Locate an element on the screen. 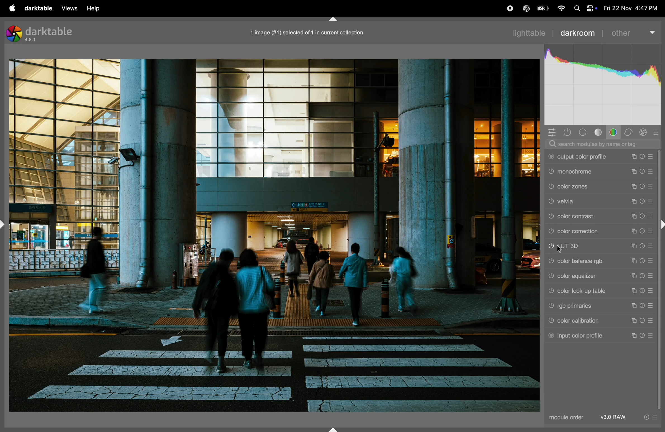  color equalizer switched off is located at coordinates (550, 275).